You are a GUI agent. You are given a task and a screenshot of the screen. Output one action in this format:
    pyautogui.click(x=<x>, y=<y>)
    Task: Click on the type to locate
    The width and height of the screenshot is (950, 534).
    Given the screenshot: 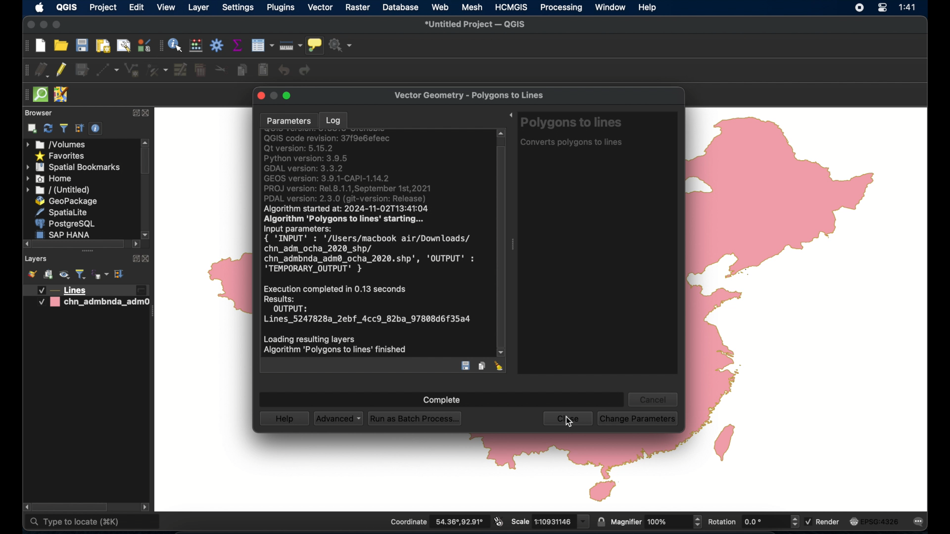 What is the action you would take?
    pyautogui.click(x=74, y=524)
    